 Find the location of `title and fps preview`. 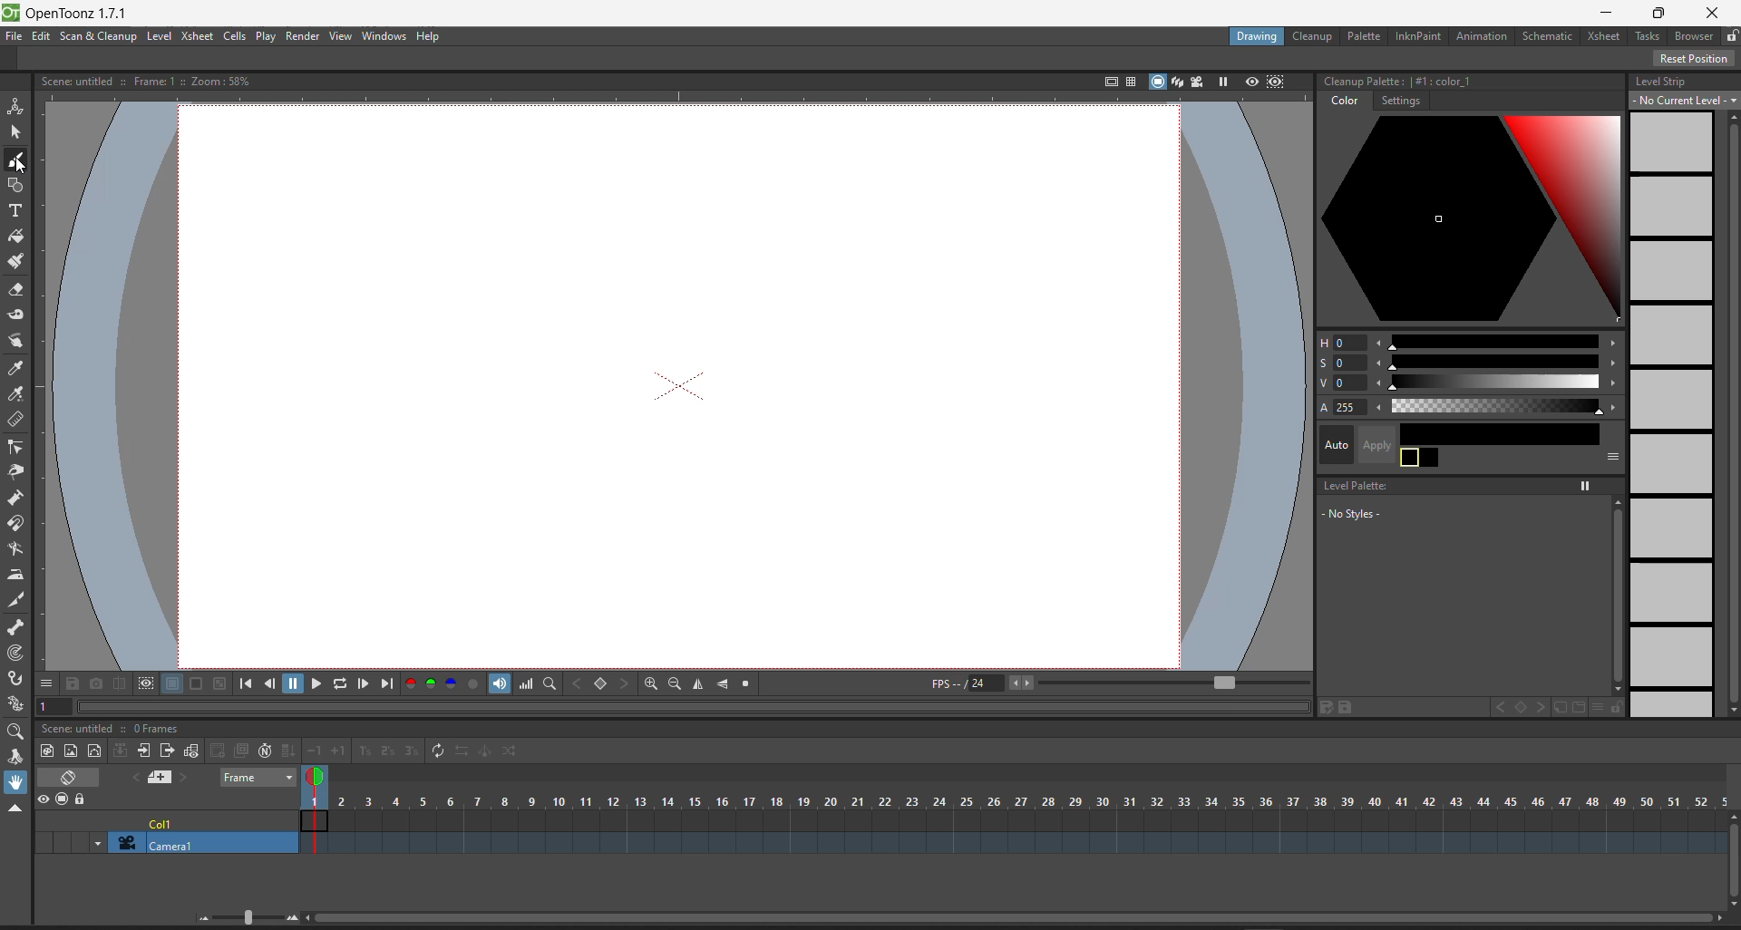

title and fps preview is located at coordinates (115, 728).